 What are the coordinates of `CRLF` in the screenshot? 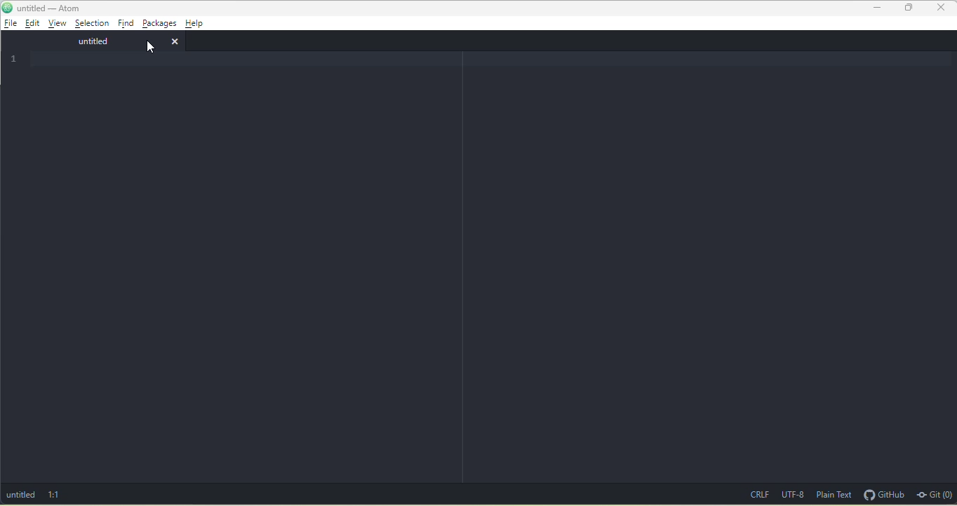 It's located at (756, 493).